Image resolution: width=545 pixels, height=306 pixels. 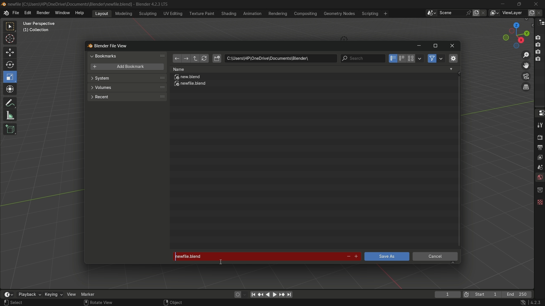 What do you see at coordinates (536, 4) in the screenshot?
I see `close app` at bounding box center [536, 4].